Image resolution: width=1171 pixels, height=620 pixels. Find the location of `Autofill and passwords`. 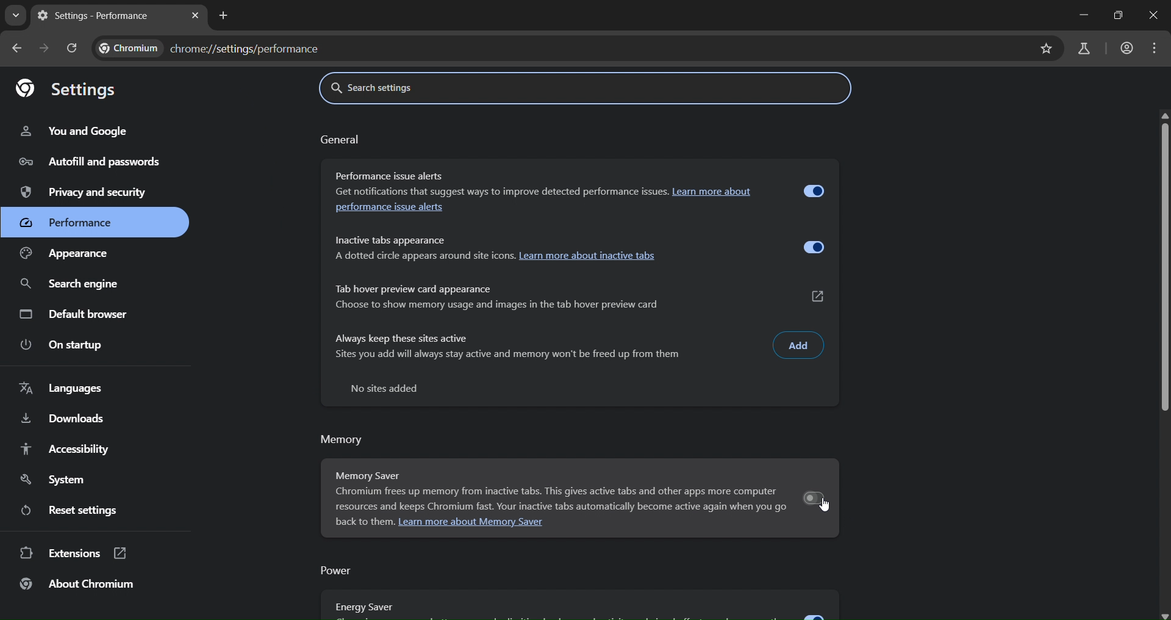

Autofill and passwords is located at coordinates (88, 162).